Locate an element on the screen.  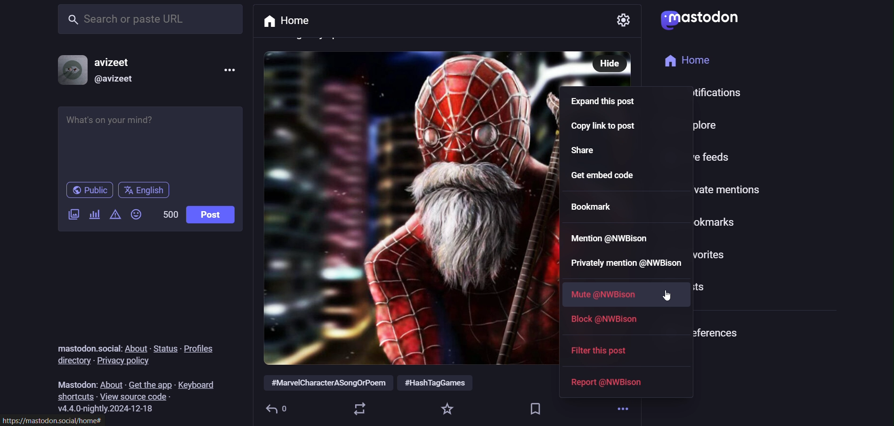
@avizeet is located at coordinates (114, 82).